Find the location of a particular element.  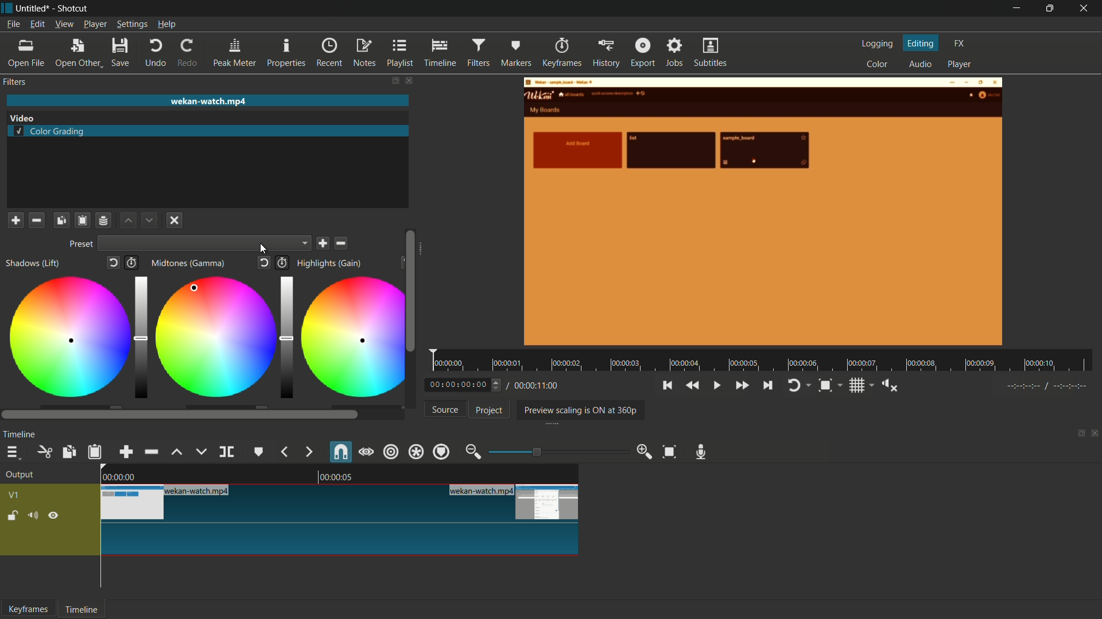

preview scaling is on at 360p is located at coordinates (581, 409).